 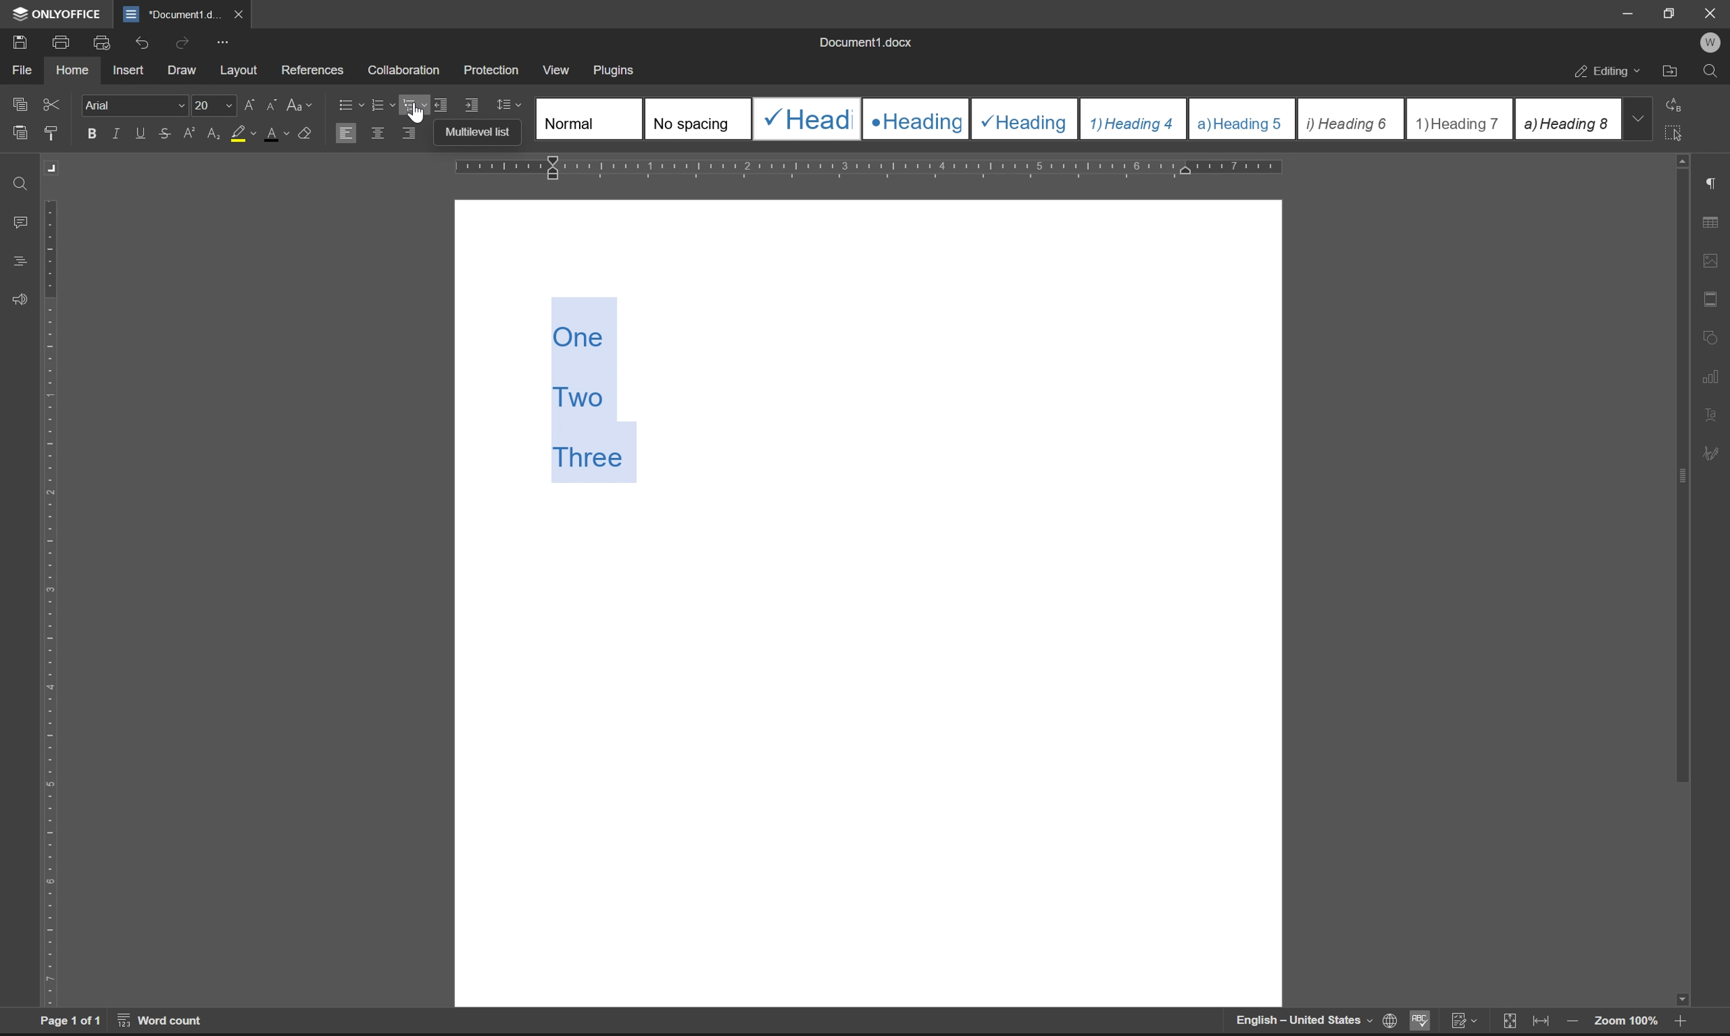 I want to click on collaboration, so click(x=409, y=71).